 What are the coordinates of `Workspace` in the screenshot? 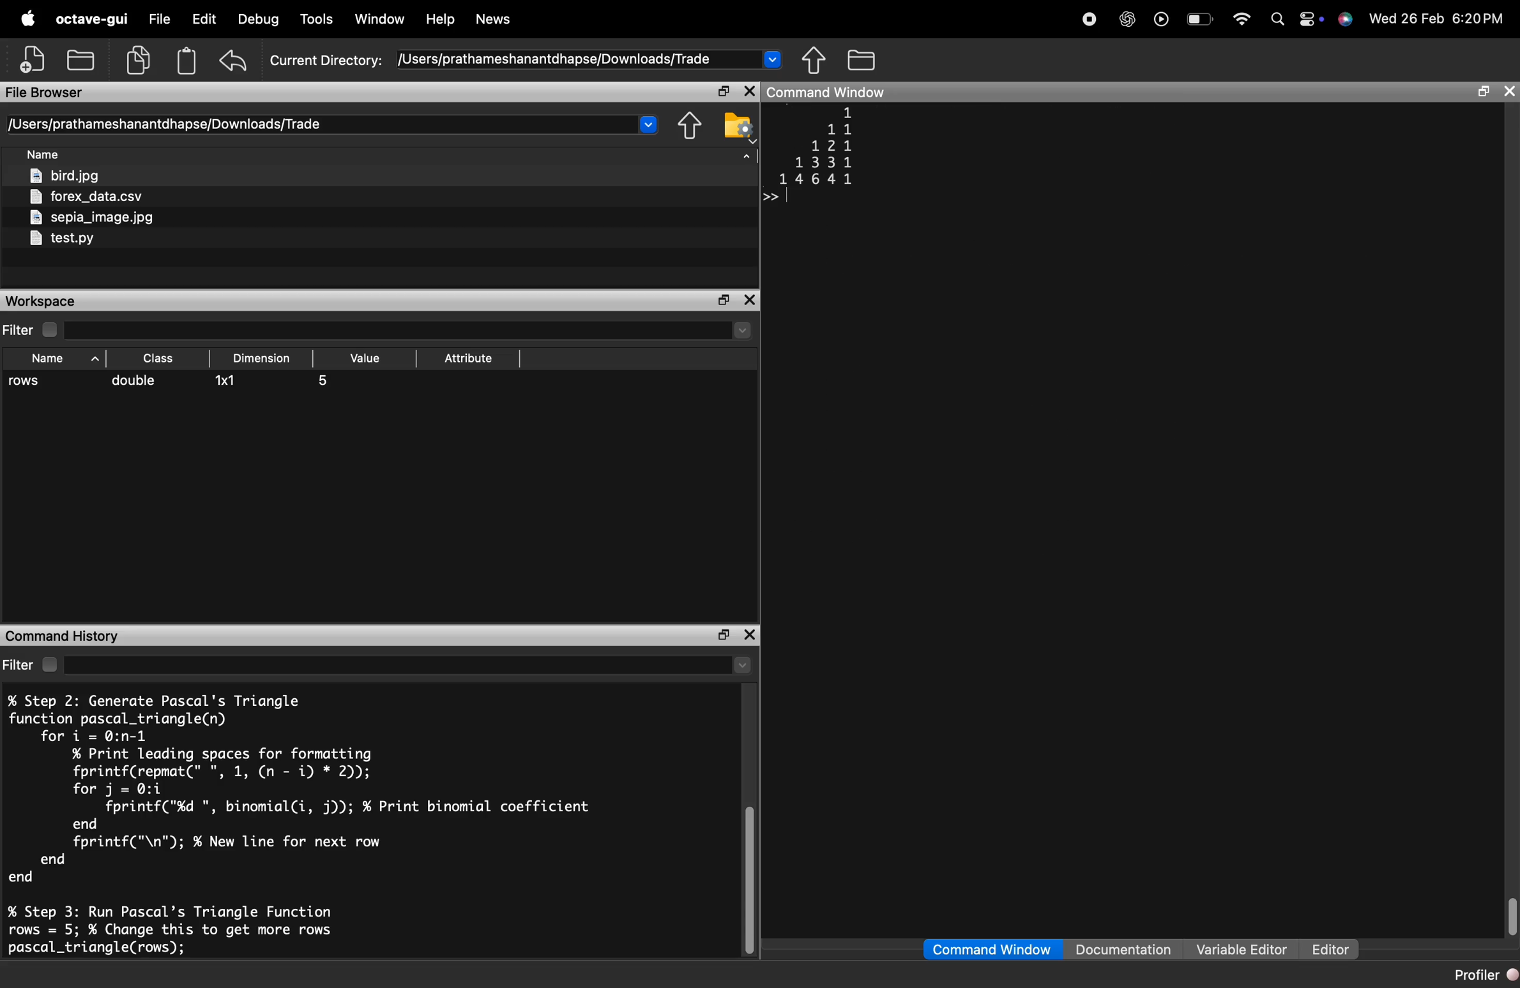 It's located at (42, 301).